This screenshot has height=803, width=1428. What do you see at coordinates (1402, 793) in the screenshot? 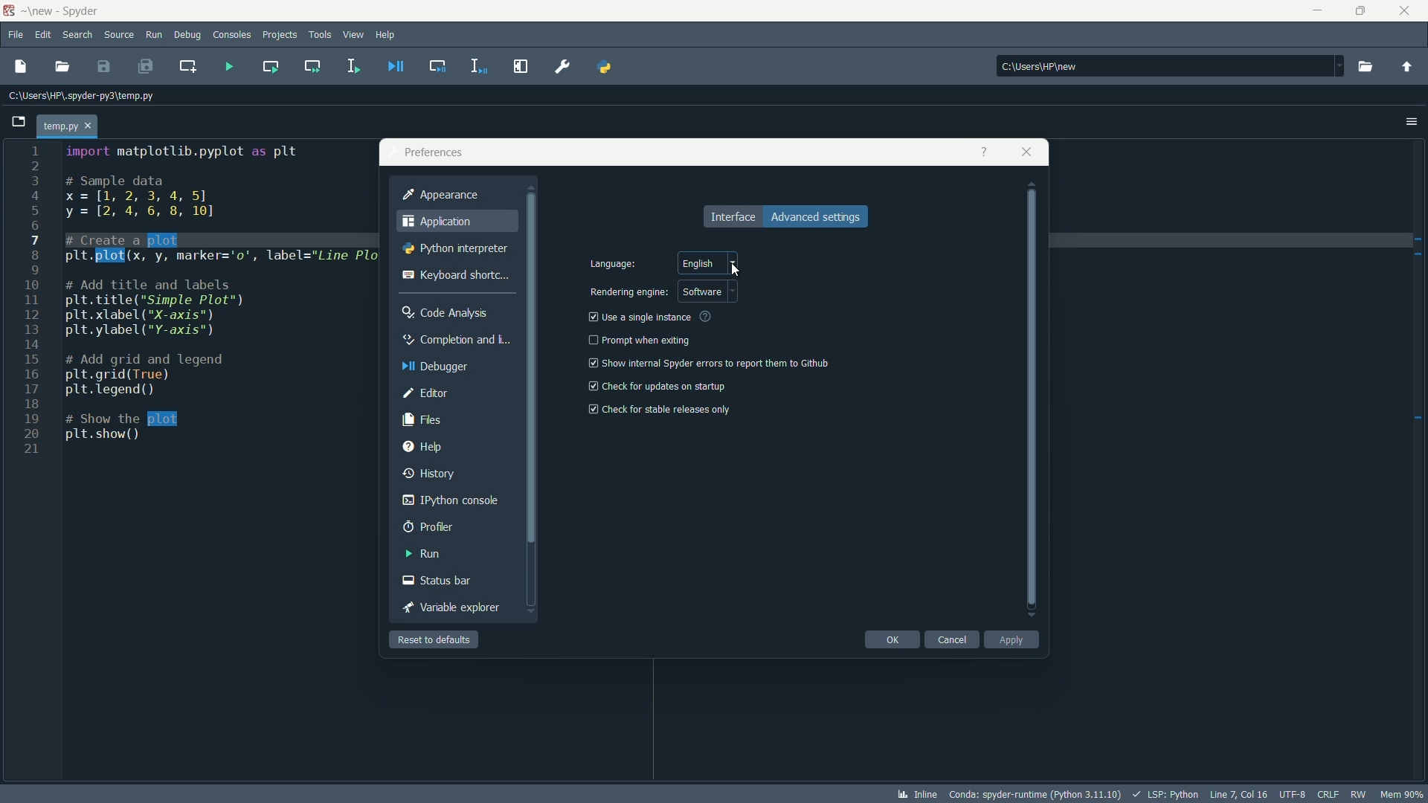
I see `memory usage` at bounding box center [1402, 793].